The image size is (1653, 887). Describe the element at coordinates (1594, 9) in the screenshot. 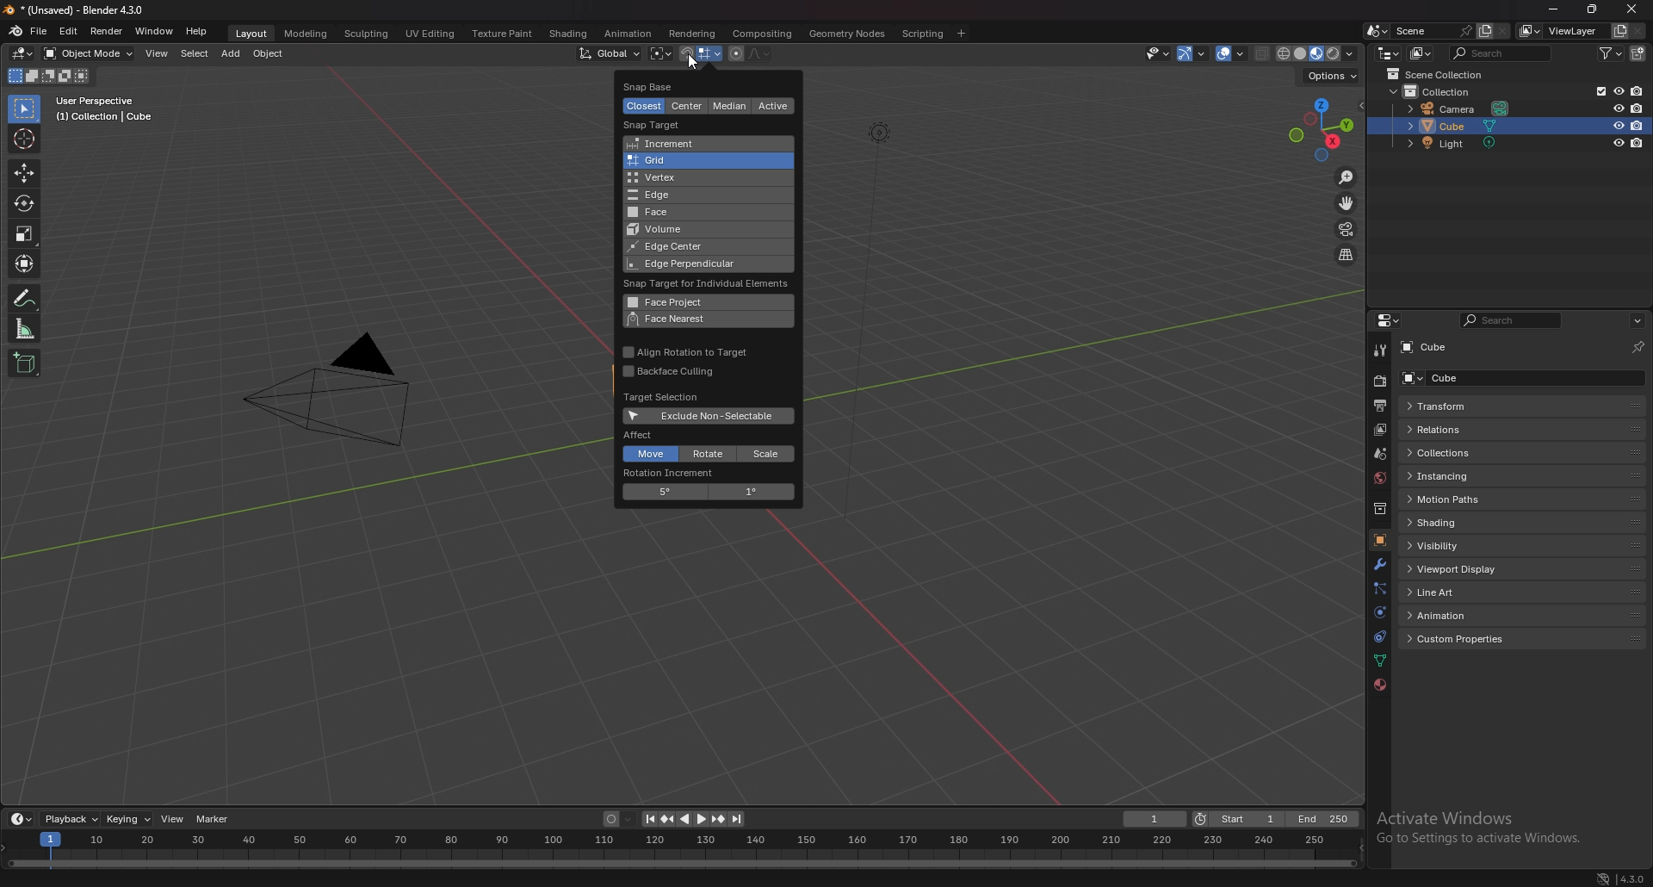

I see `resize` at that location.